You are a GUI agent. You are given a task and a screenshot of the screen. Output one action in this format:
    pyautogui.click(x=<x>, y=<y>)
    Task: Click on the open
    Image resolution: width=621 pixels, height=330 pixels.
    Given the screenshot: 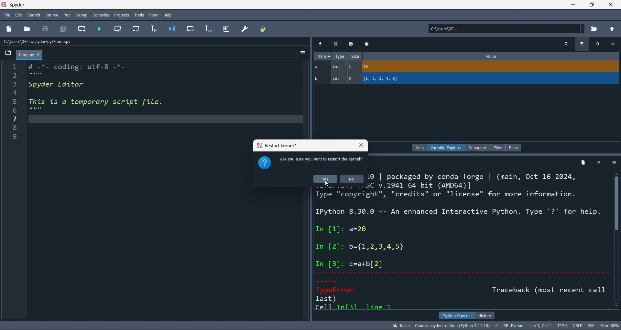 What is the action you would take?
    pyautogui.click(x=28, y=29)
    